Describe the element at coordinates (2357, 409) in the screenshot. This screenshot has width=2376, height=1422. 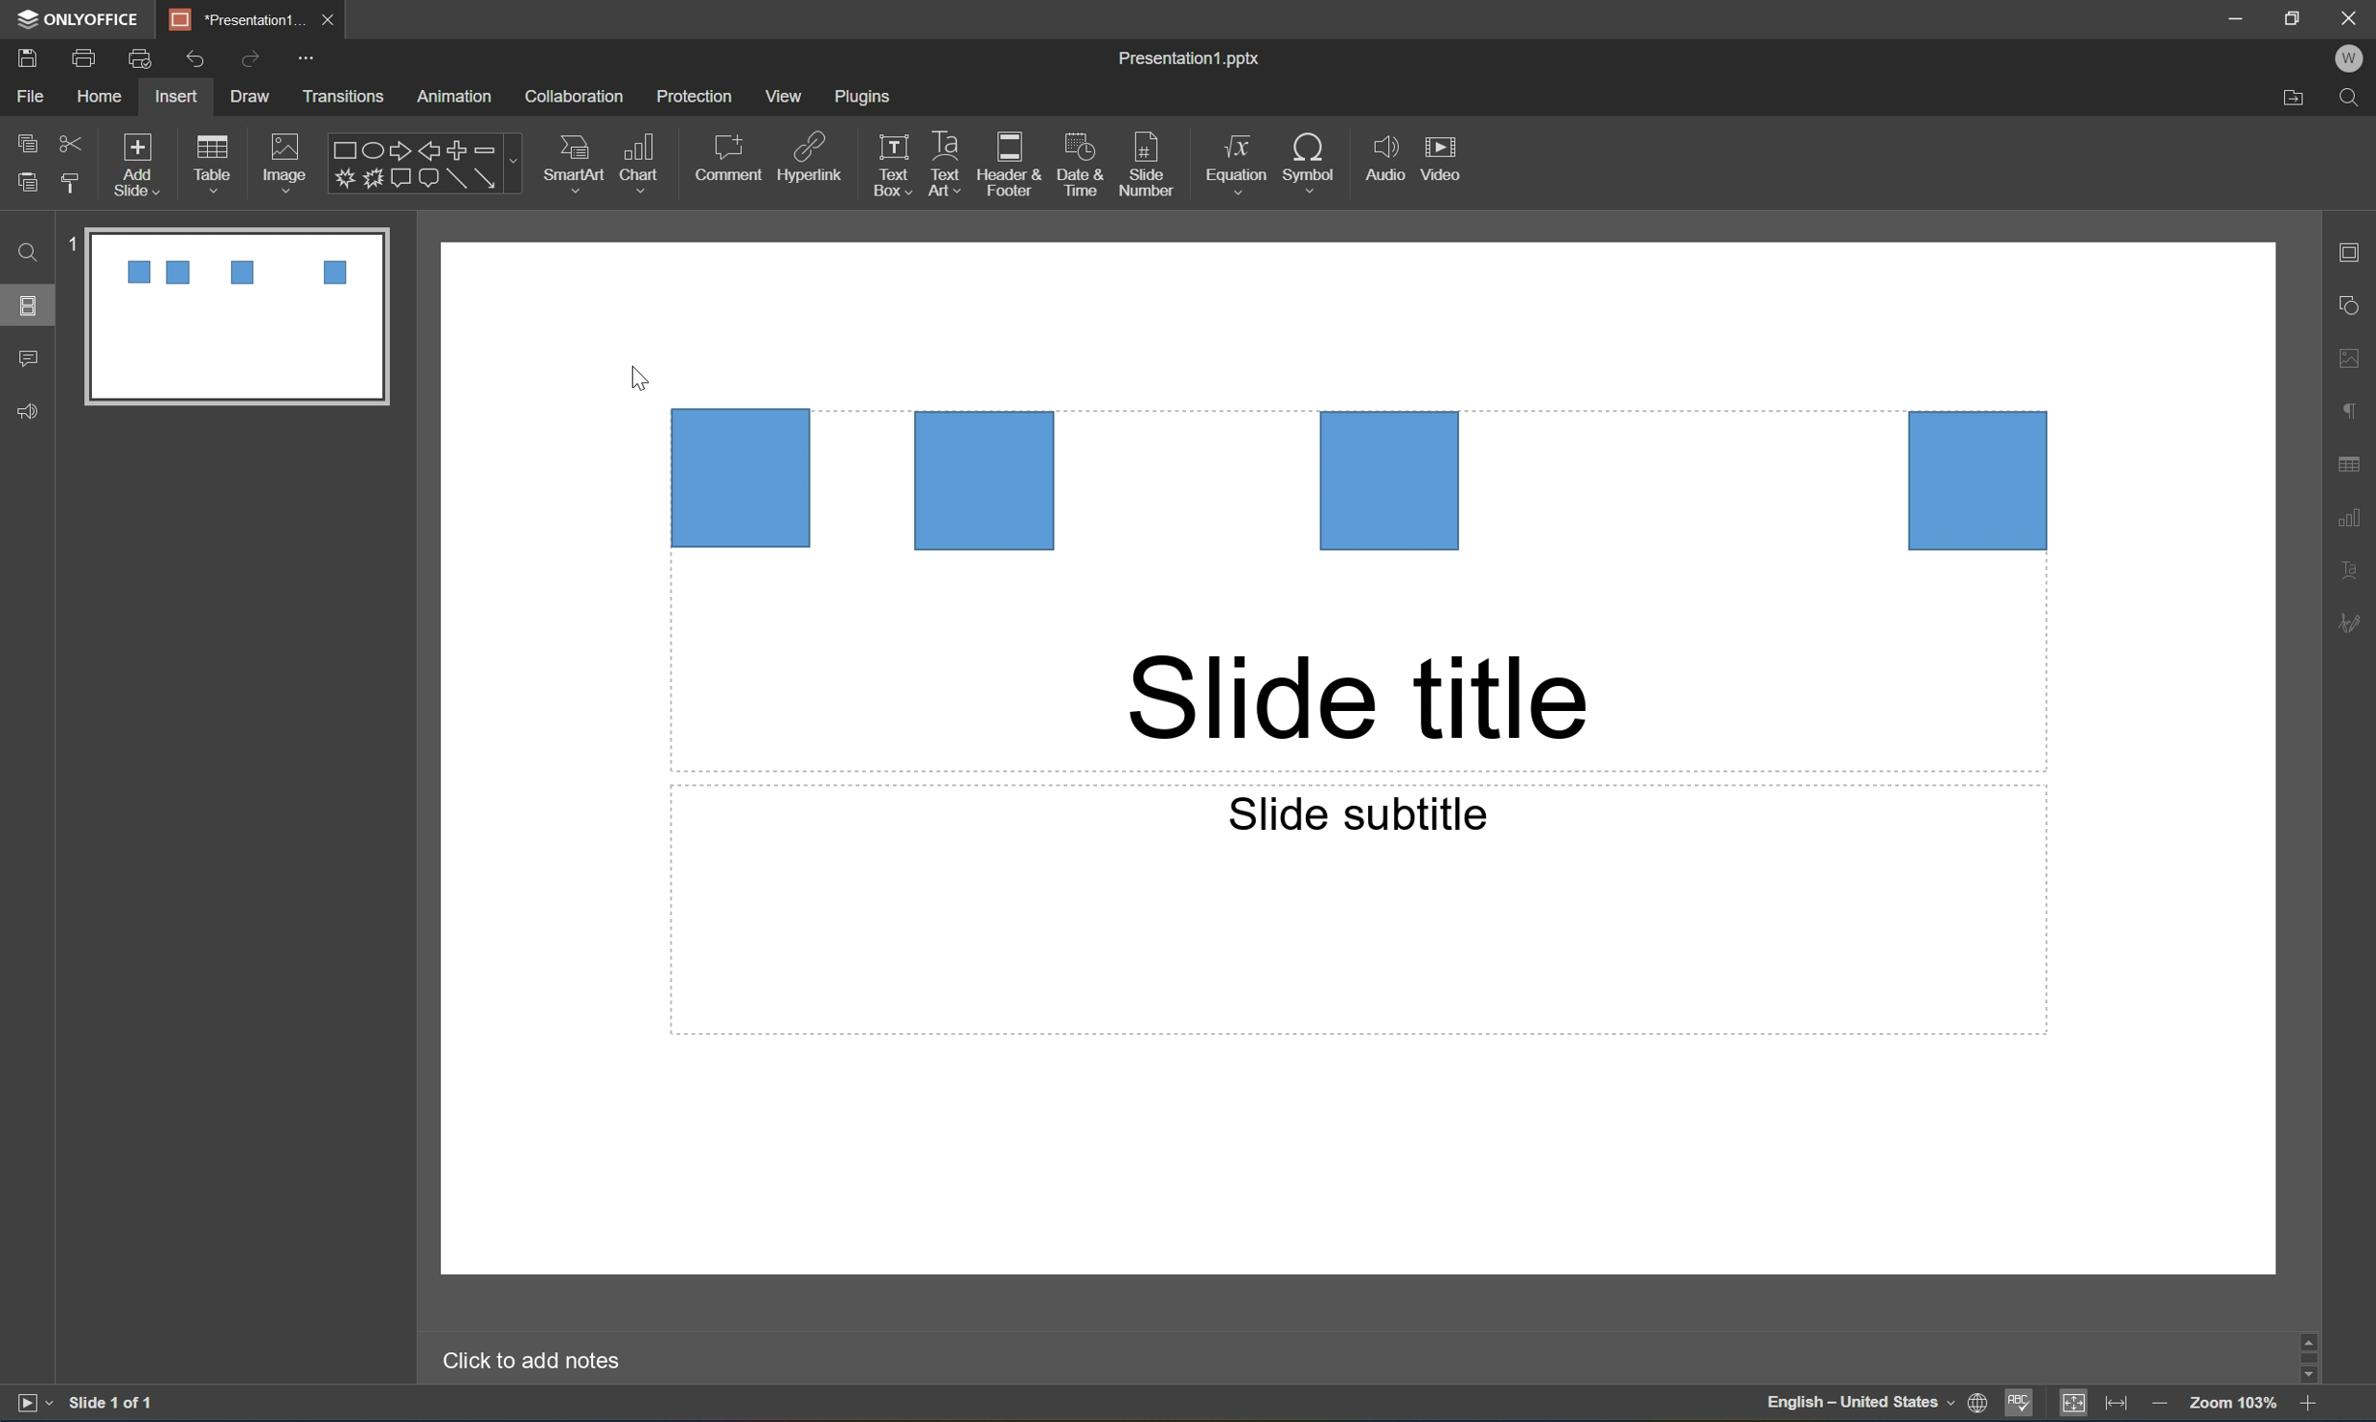
I see `paragraph settings` at that location.